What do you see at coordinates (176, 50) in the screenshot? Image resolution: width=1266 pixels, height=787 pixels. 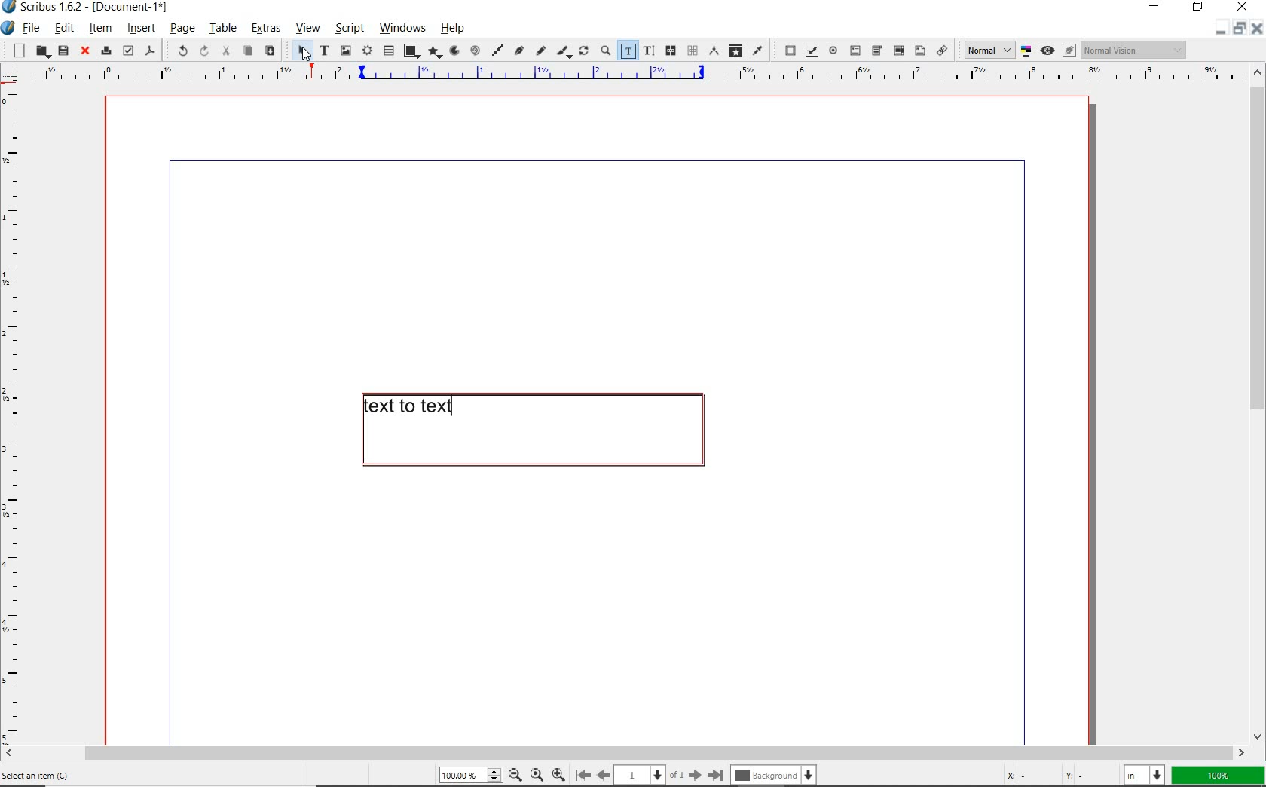 I see `undo` at bounding box center [176, 50].